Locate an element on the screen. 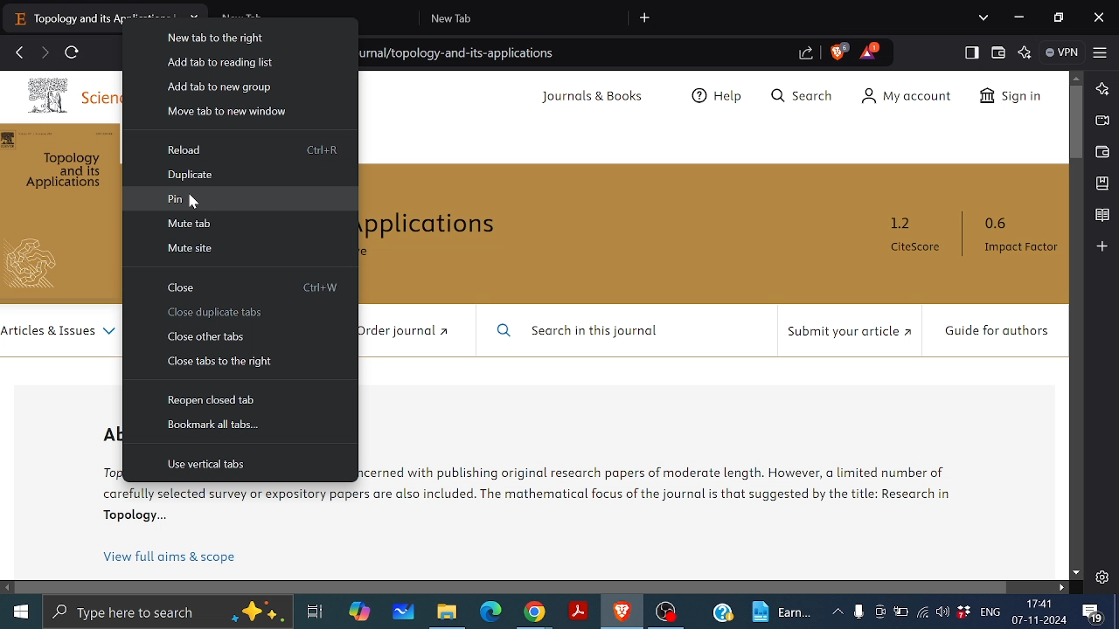 Image resolution: width=1119 pixels, height=629 pixels. Add tab to reading list is located at coordinates (226, 62).